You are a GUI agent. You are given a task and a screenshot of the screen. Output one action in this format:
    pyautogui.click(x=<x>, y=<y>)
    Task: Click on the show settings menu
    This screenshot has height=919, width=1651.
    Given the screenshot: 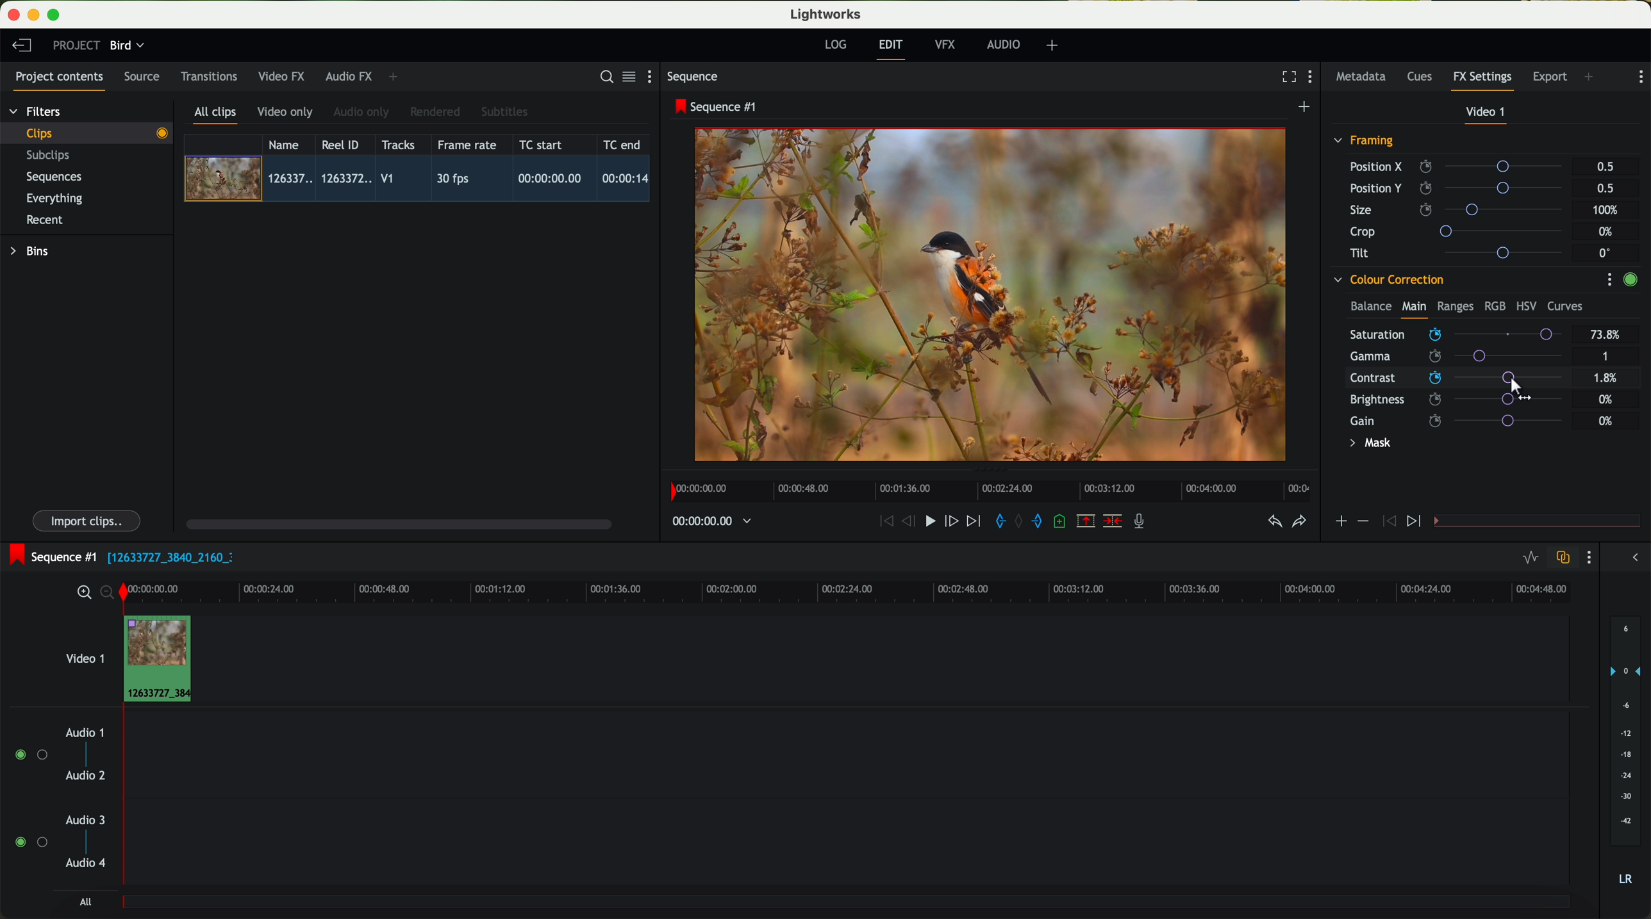 What is the action you would take?
    pyautogui.click(x=1588, y=557)
    